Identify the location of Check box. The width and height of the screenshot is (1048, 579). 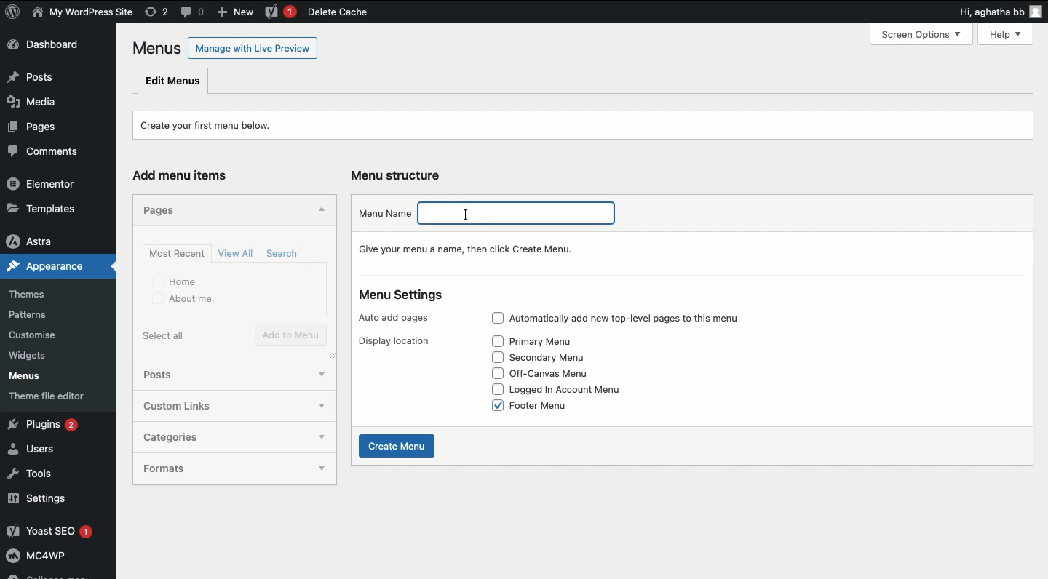
(497, 373).